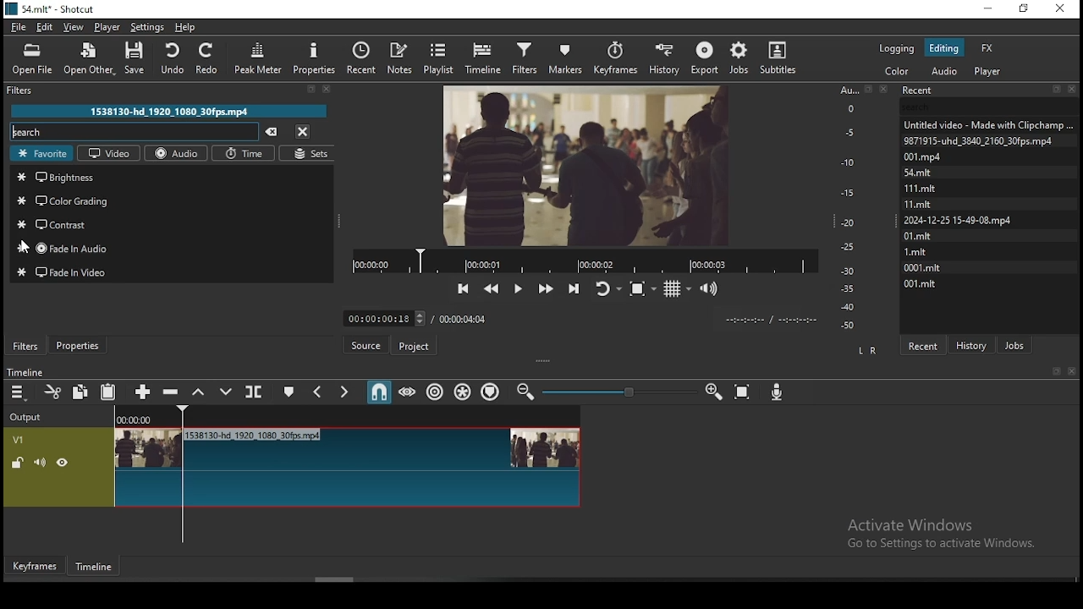 The image size is (1083, 609). Describe the element at coordinates (226, 392) in the screenshot. I see `overwrite` at that location.